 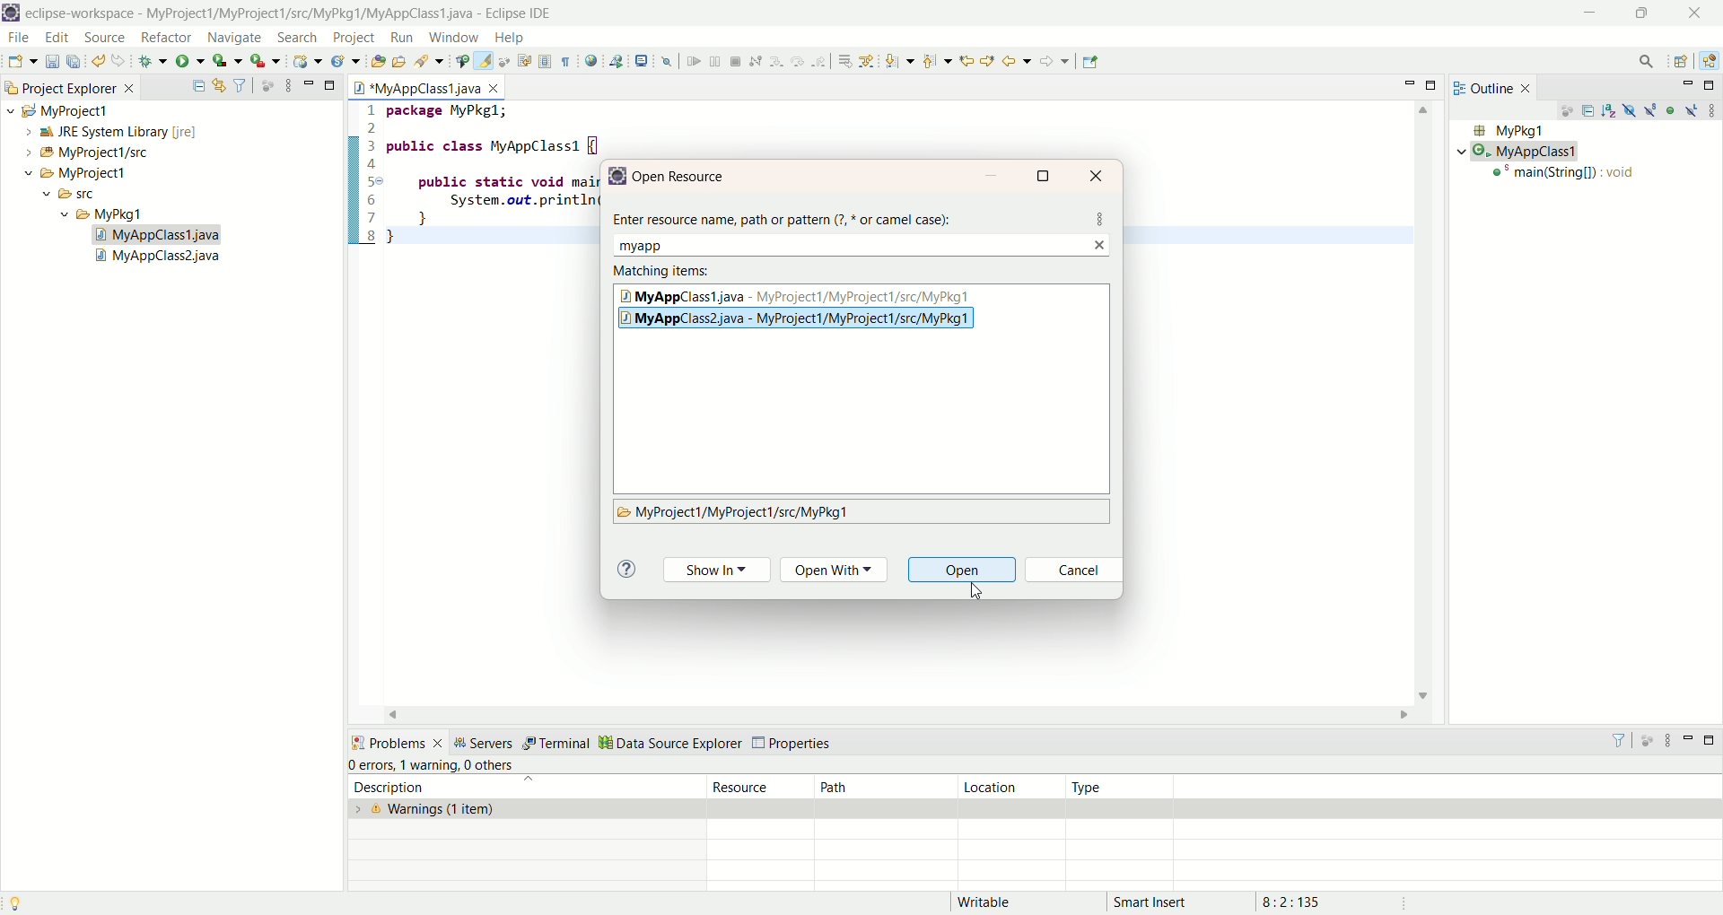 I want to click on view menu, so click(x=1711, y=109).